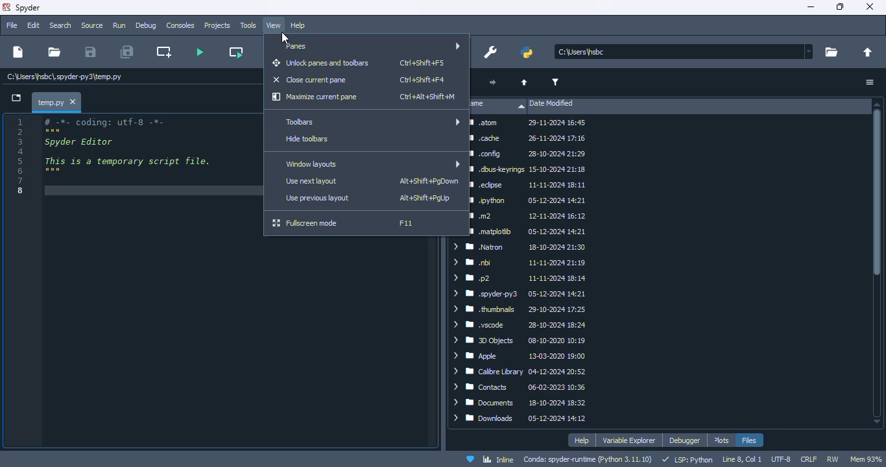 Image resolution: width=886 pixels, height=467 pixels. I want to click on files, so click(750, 440).